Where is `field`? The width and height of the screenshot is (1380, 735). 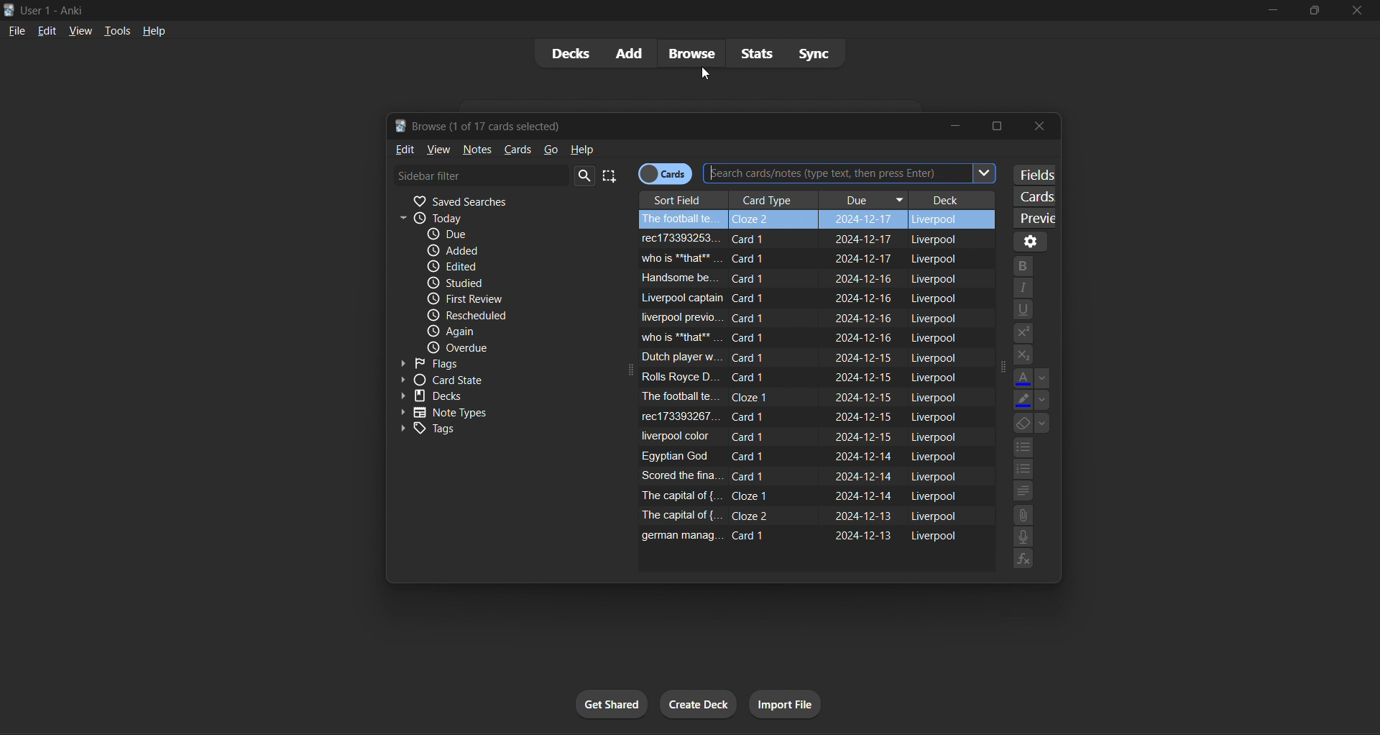
field is located at coordinates (681, 437).